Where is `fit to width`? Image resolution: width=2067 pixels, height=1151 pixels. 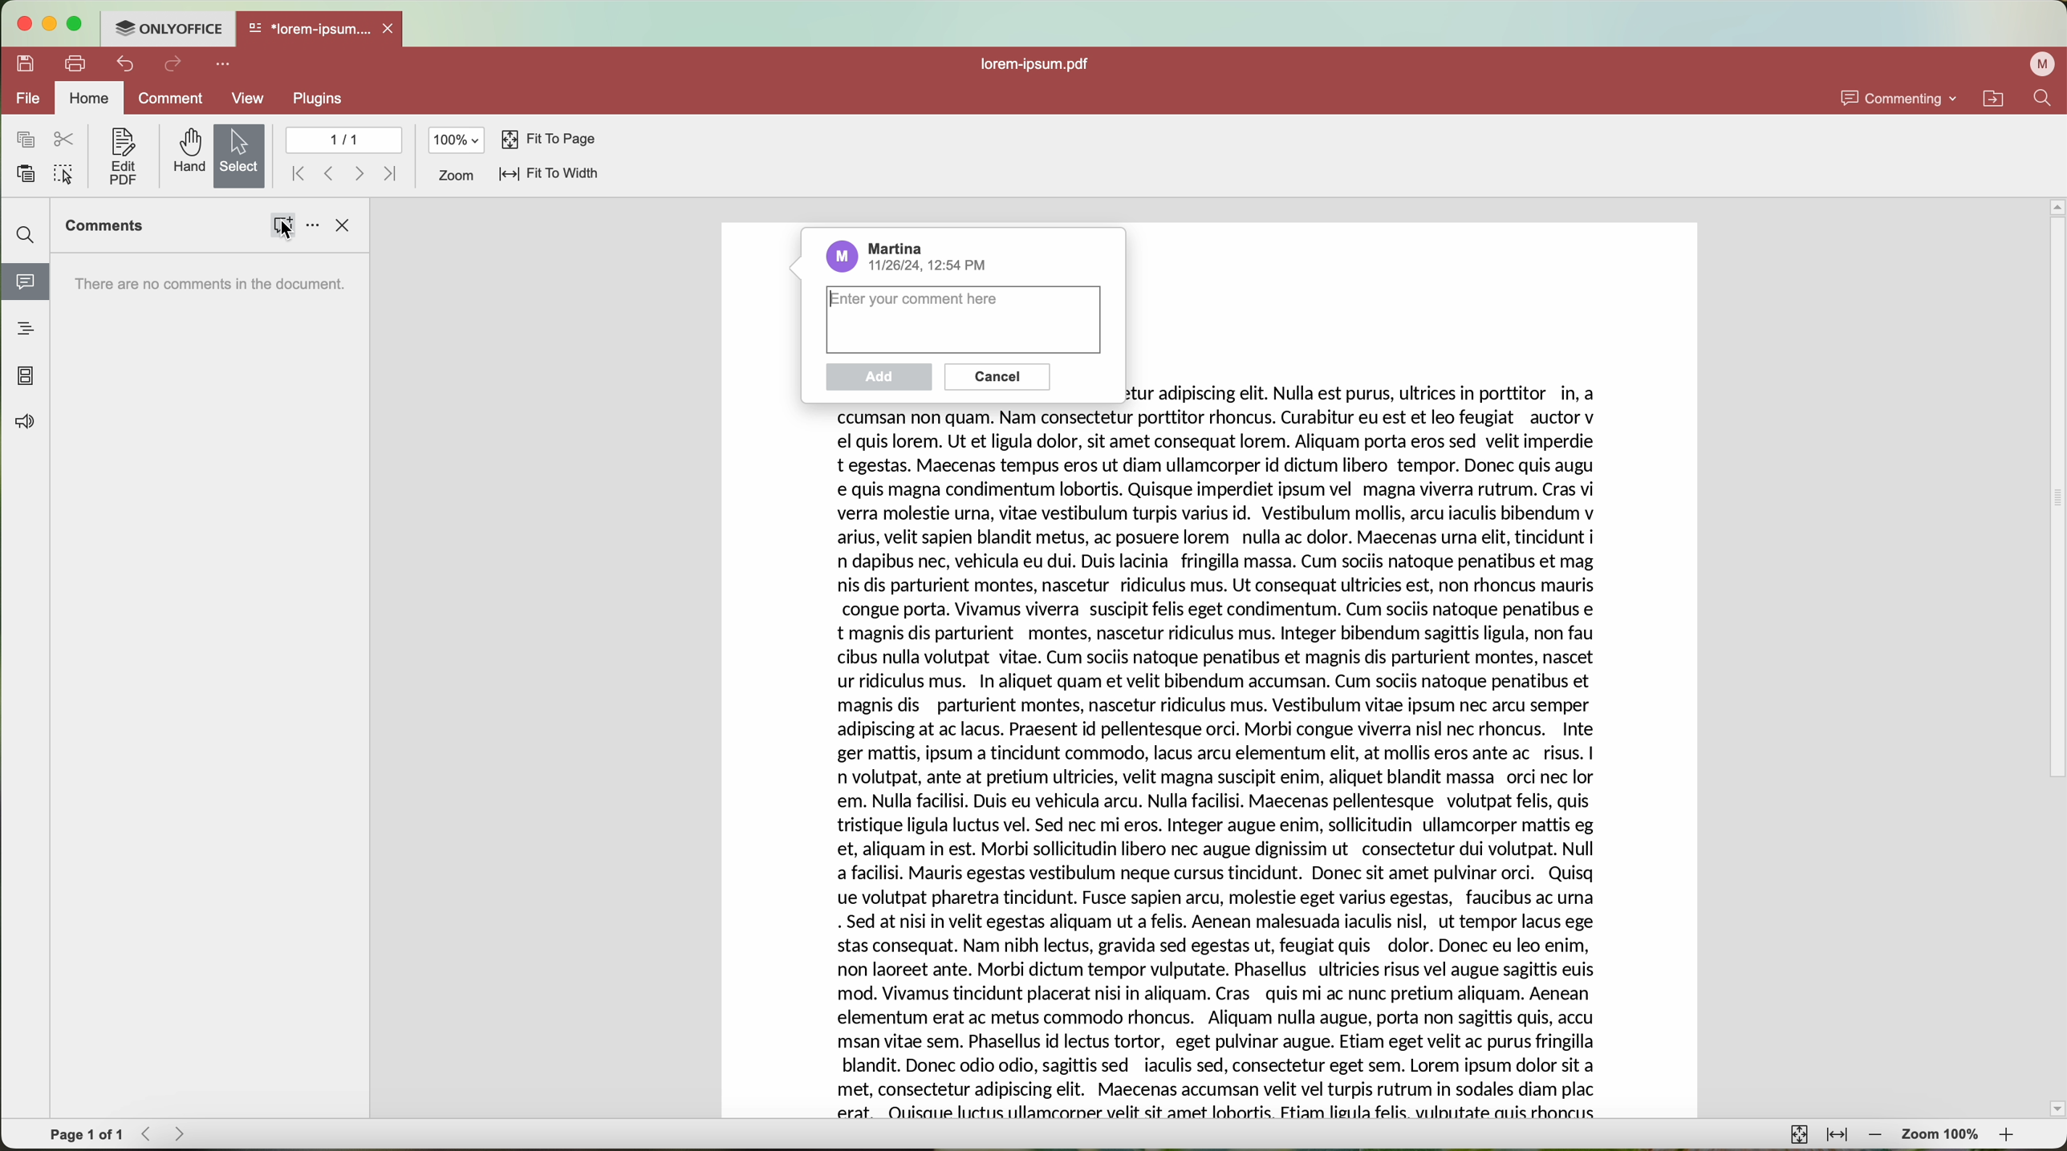 fit to width is located at coordinates (549, 176).